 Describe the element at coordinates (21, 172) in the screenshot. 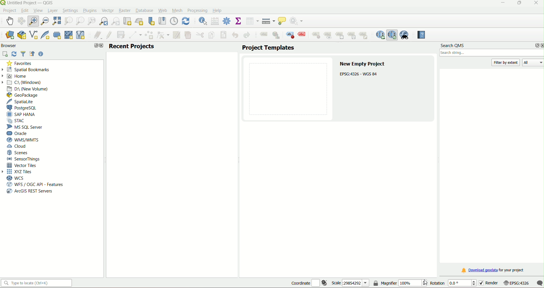

I see `XYZ Tiles` at that location.